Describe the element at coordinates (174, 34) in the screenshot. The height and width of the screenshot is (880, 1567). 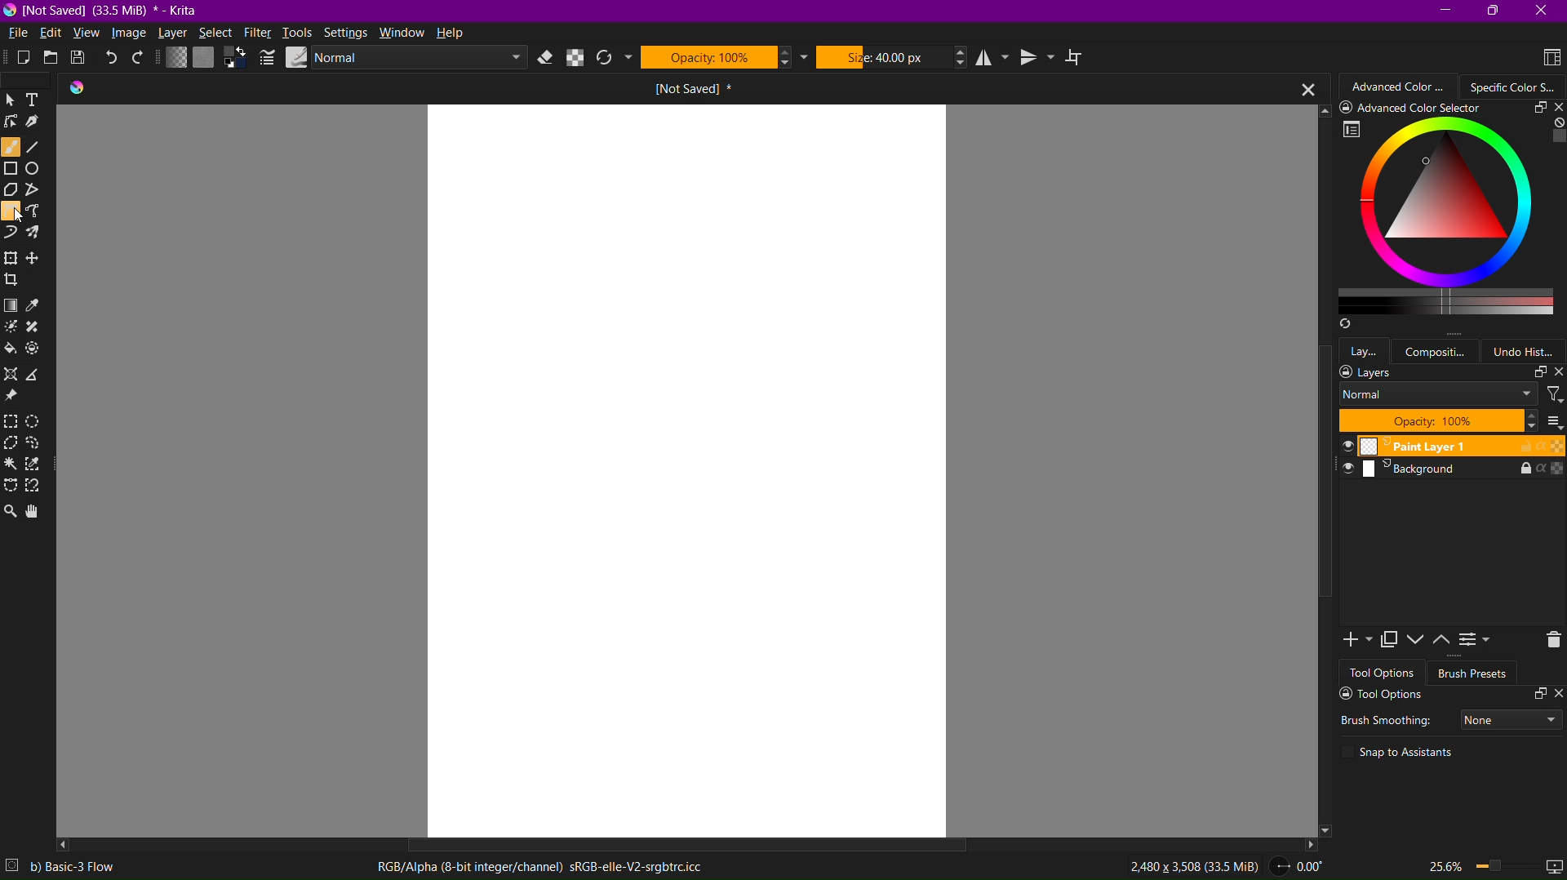
I see `Layer` at that location.